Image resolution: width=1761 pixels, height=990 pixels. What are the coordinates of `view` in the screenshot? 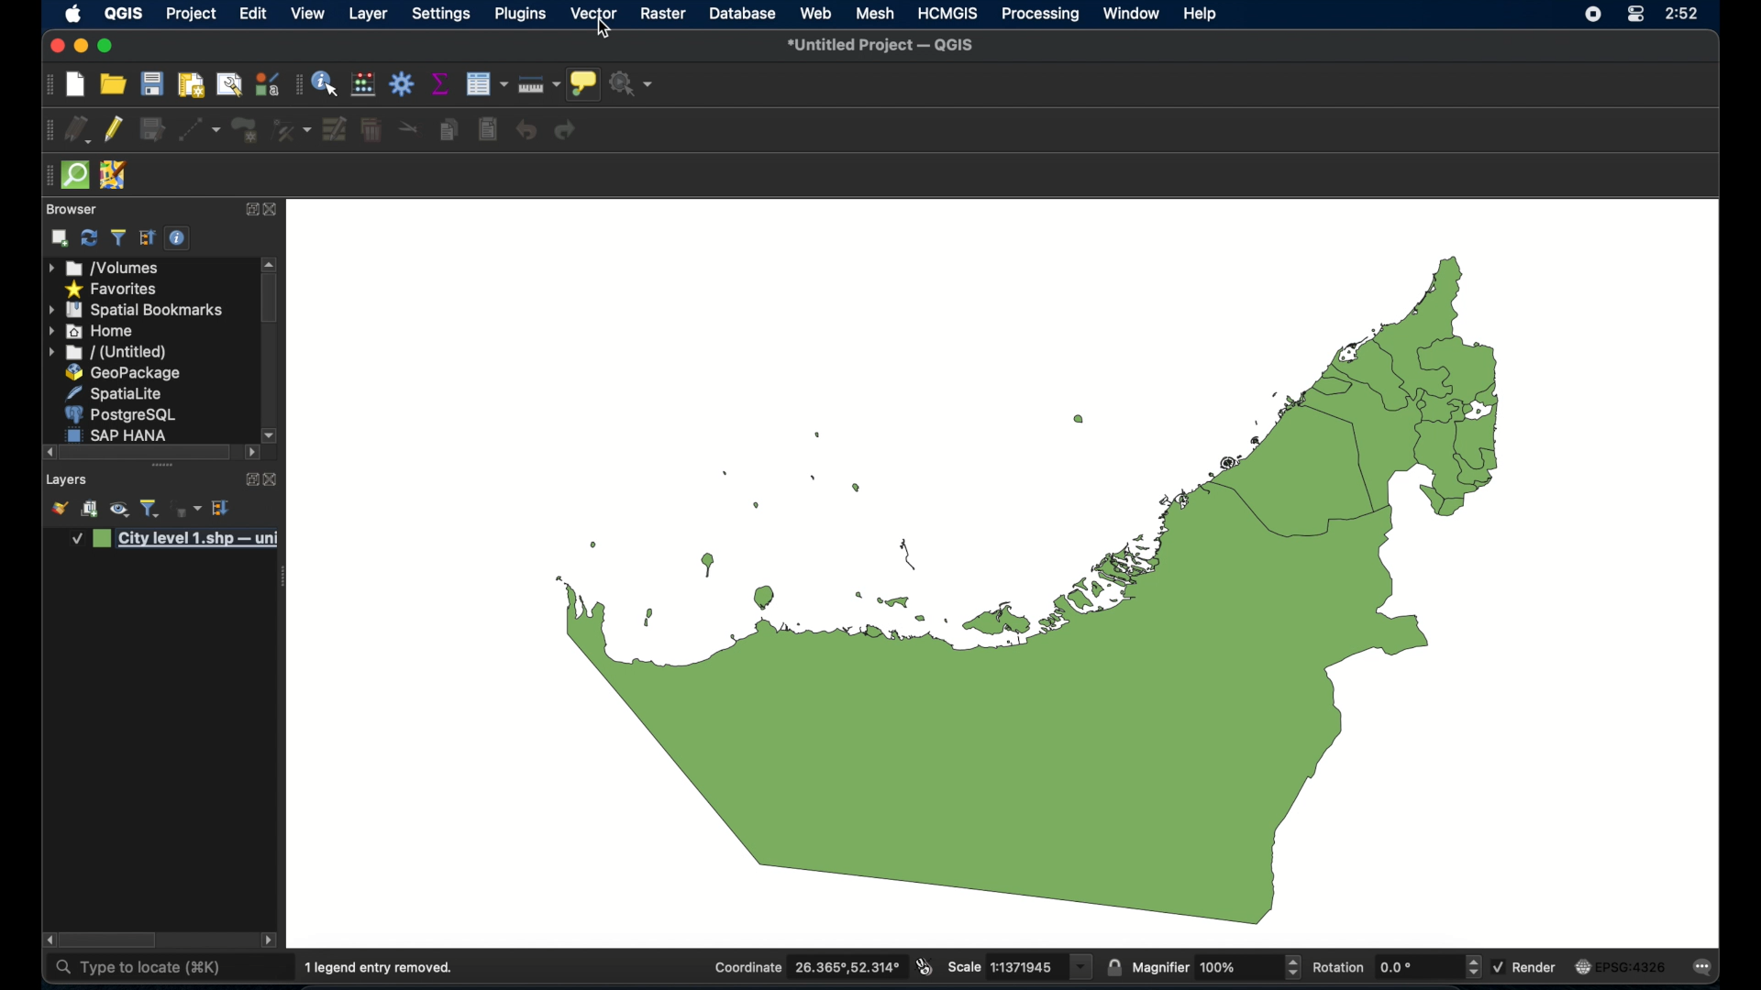 It's located at (307, 13).